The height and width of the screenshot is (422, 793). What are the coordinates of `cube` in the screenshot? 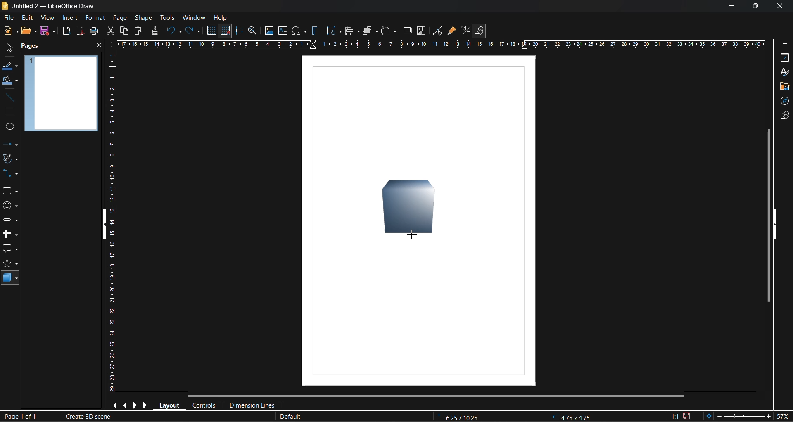 It's located at (411, 208).